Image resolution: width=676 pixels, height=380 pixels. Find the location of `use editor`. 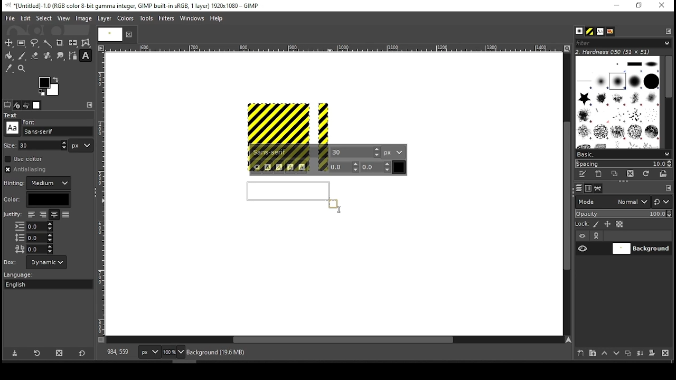

use editor is located at coordinates (25, 159).